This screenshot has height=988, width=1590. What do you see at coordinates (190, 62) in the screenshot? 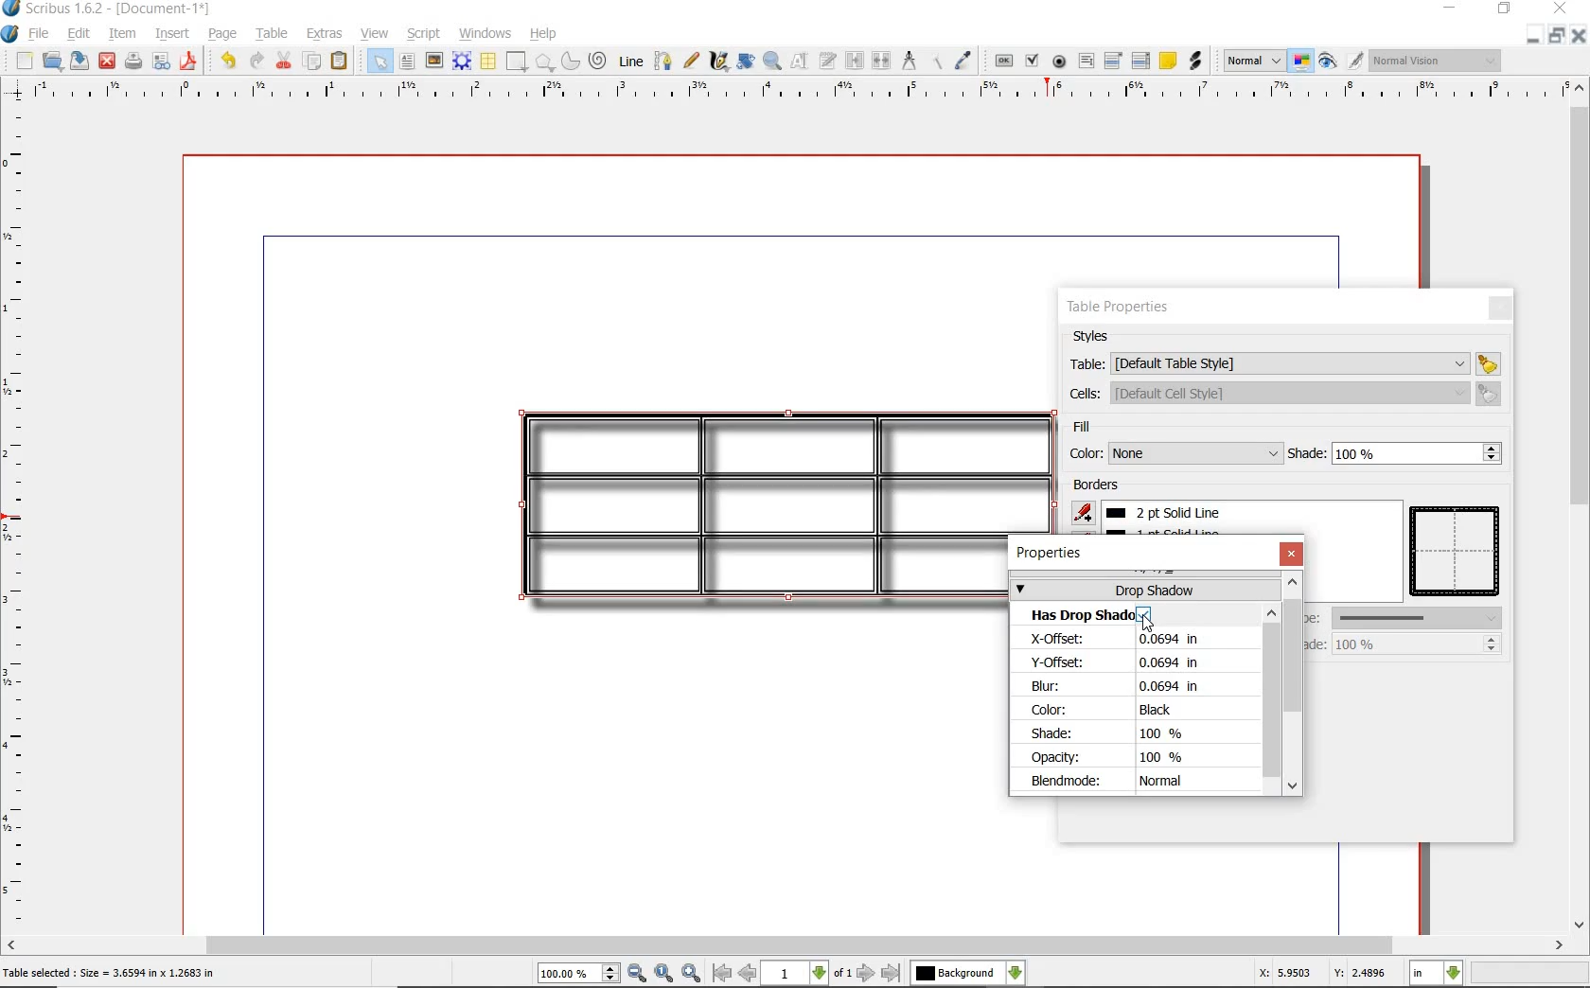
I see `save as pdf` at bounding box center [190, 62].